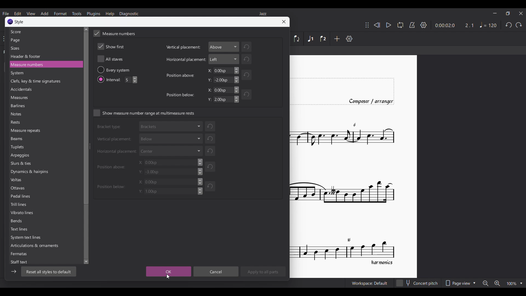 The image size is (526, 296). I want to click on Size, so click(16, 48).